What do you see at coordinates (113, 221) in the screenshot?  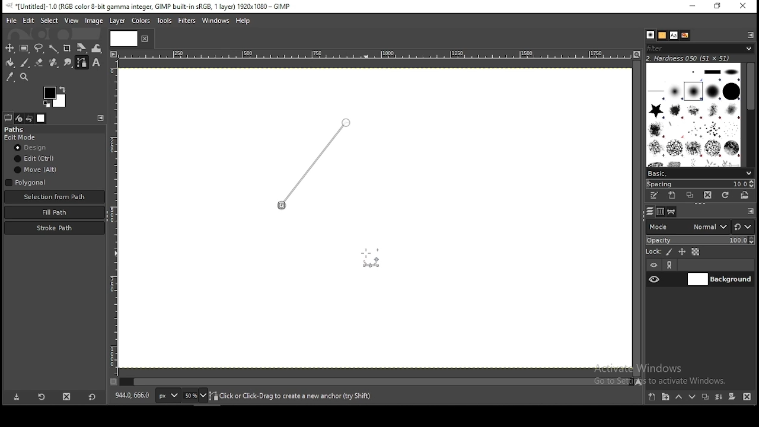 I see `vertical scale` at bounding box center [113, 221].